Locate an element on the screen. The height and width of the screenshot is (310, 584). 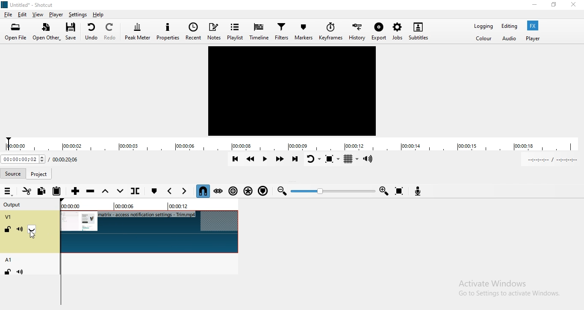
Cut is located at coordinates (26, 191).